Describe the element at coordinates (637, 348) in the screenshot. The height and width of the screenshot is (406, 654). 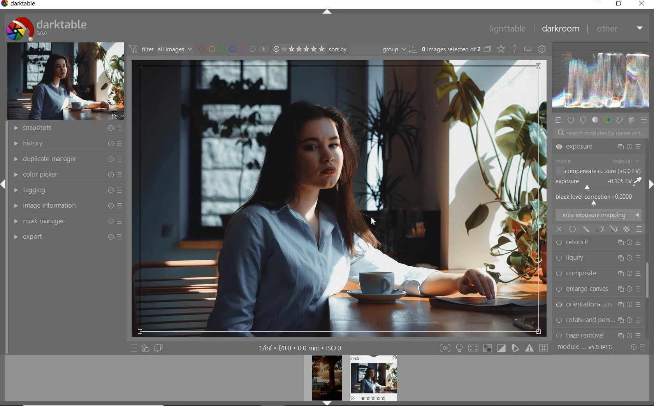
I see `RESET OR PRESET & PREFERANCE` at that location.